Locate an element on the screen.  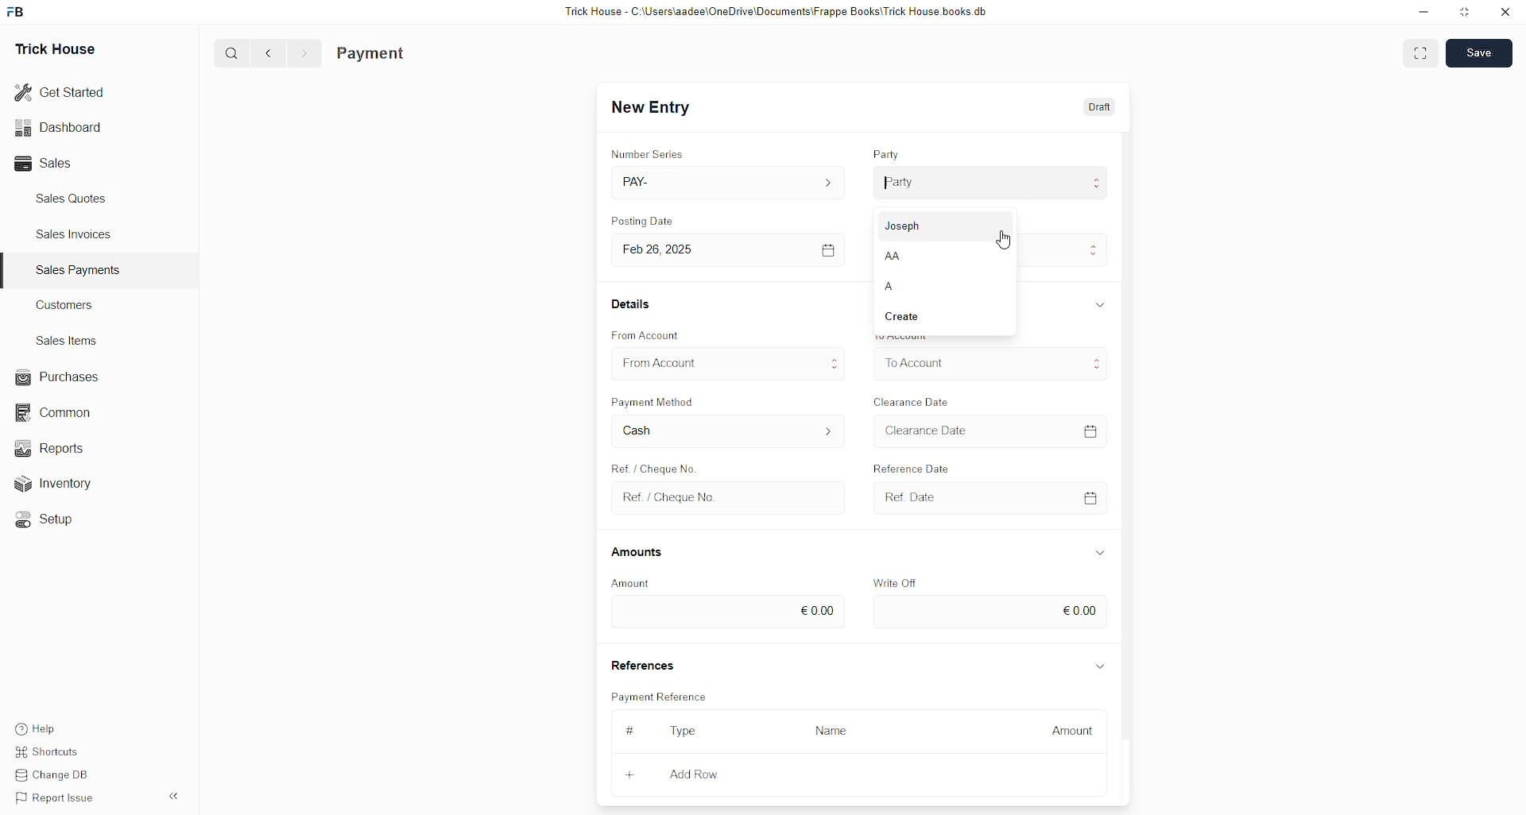
Save is located at coordinates (1478, 52).